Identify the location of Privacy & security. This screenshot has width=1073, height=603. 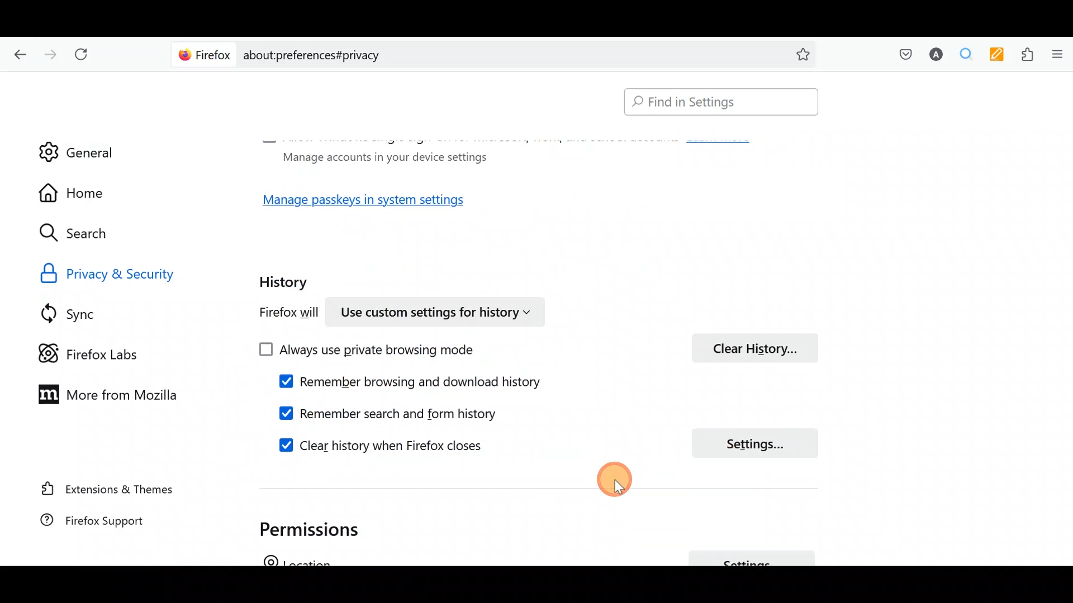
(135, 272).